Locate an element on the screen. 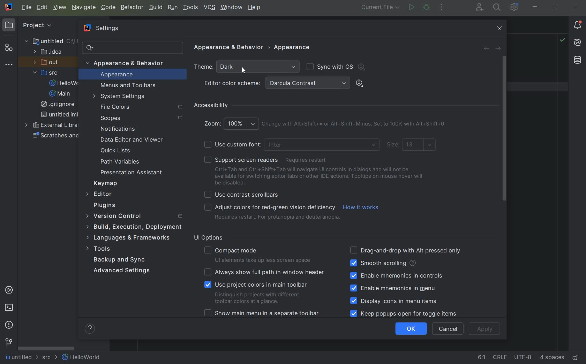  RUN is located at coordinates (172, 7).